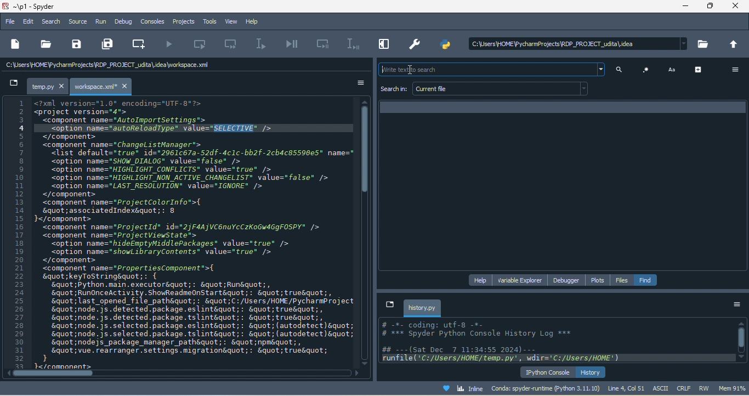 The width and height of the screenshot is (749, 396). What do you see at coordinates (626, 388) in the screenshot?
I see `line 4, col51` at bounding box center [626, 388].